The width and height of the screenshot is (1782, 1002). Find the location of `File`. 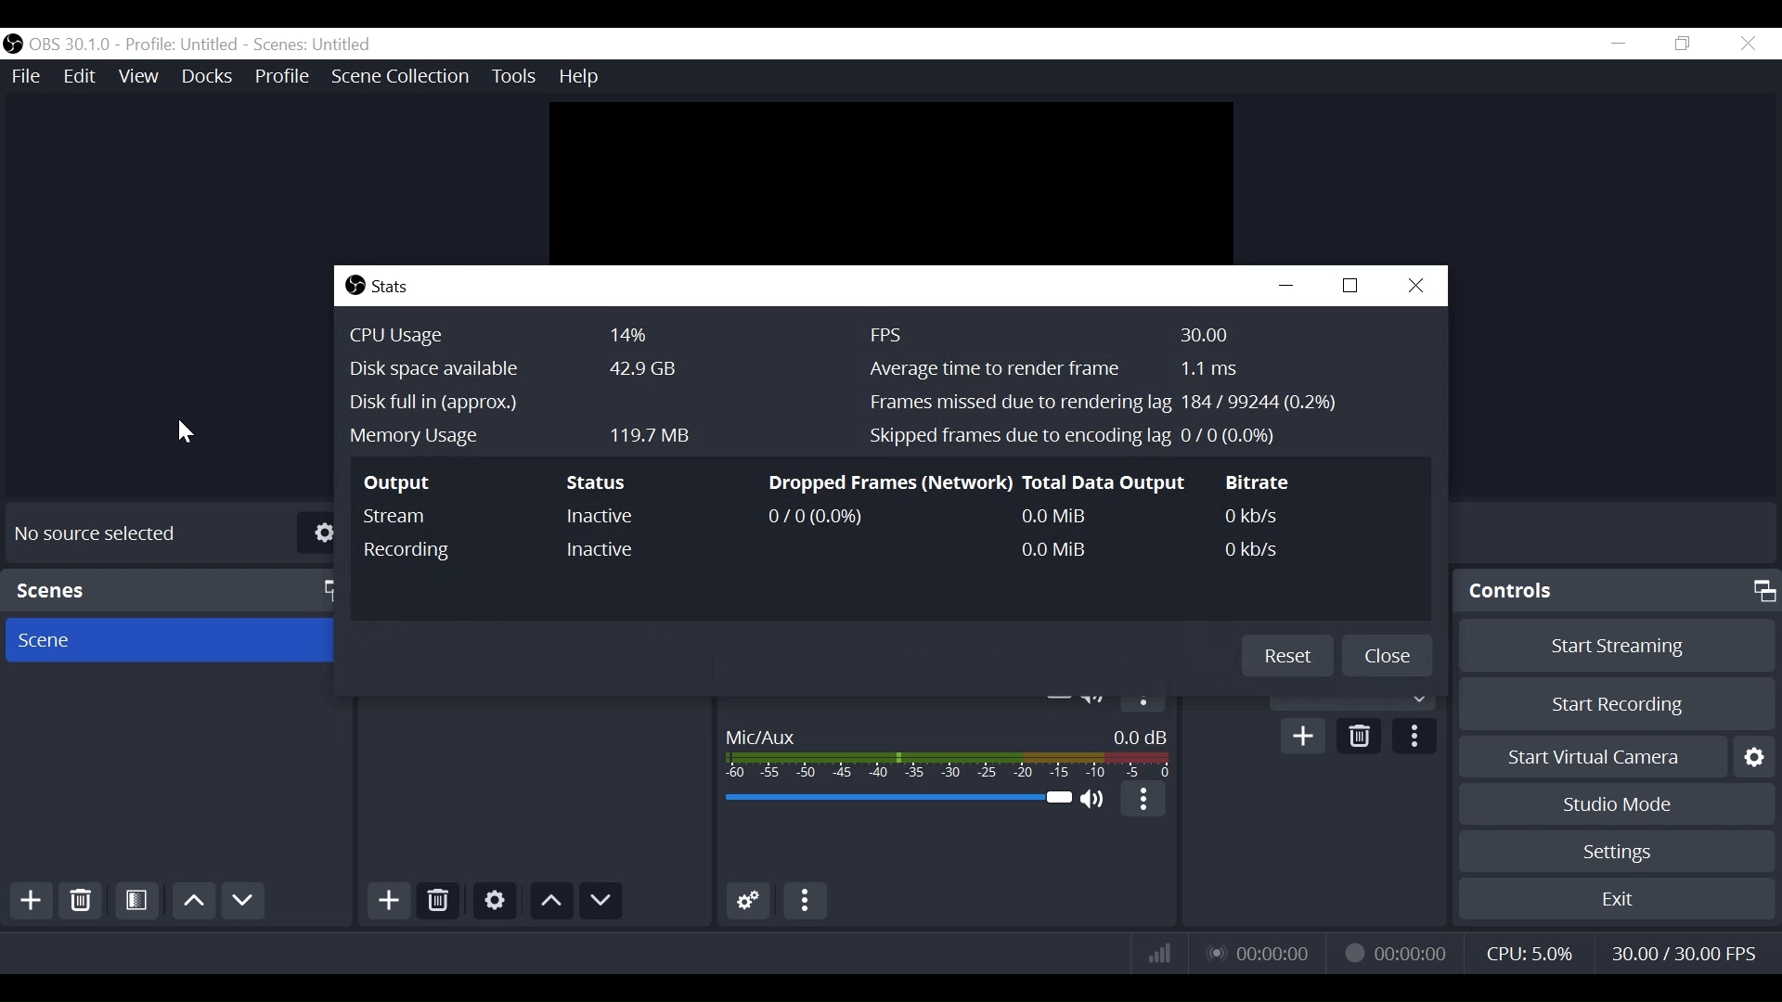

File is located at coordinates (29, 76).